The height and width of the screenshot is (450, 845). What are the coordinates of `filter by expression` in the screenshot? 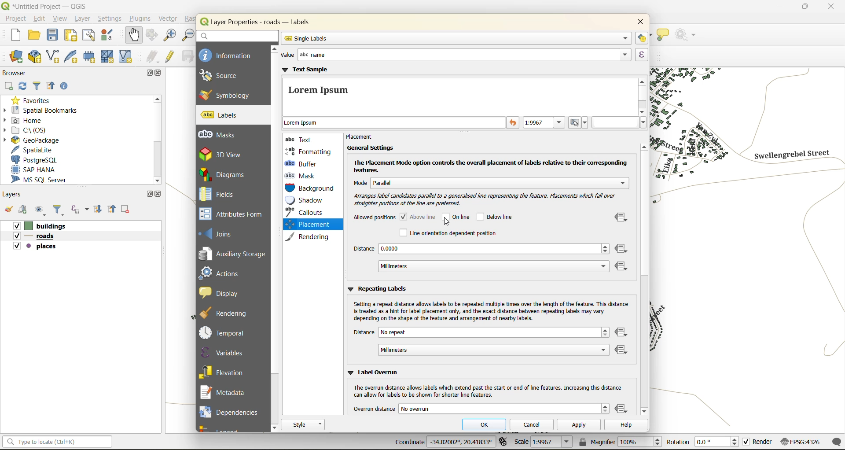 It's located at (80, 210).